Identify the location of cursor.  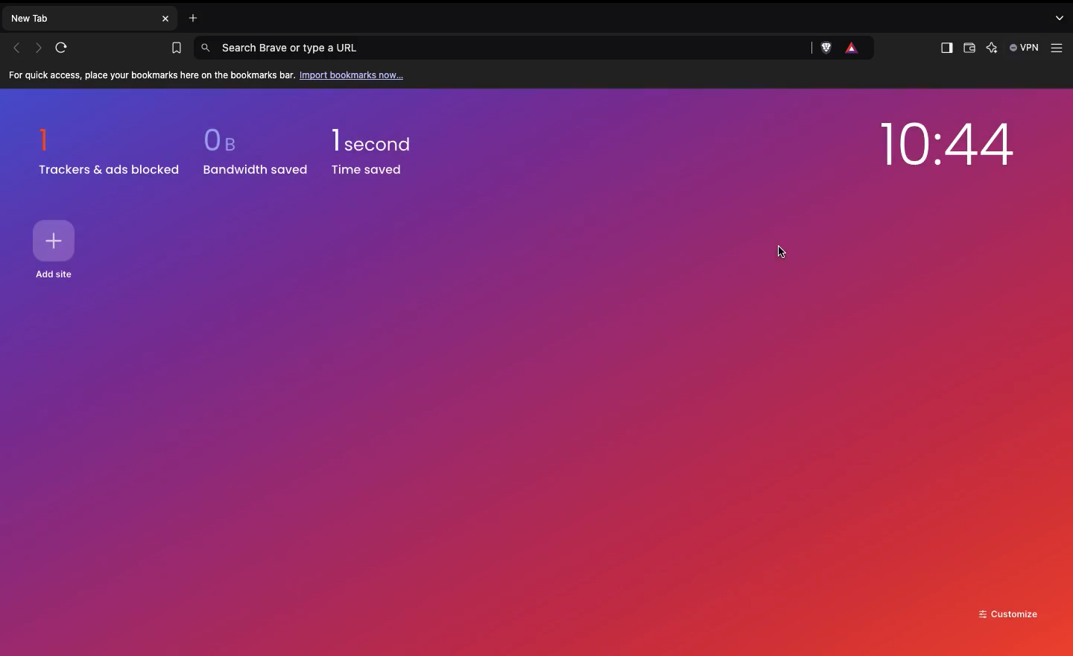
(780, 249).